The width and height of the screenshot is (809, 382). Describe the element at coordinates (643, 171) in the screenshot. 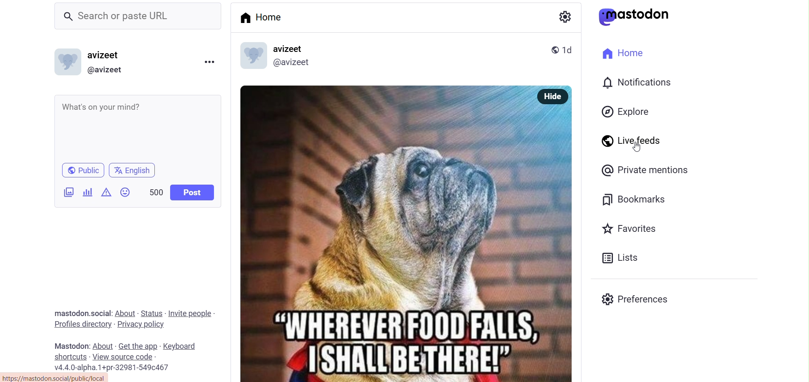

I see `private mention` at that location.